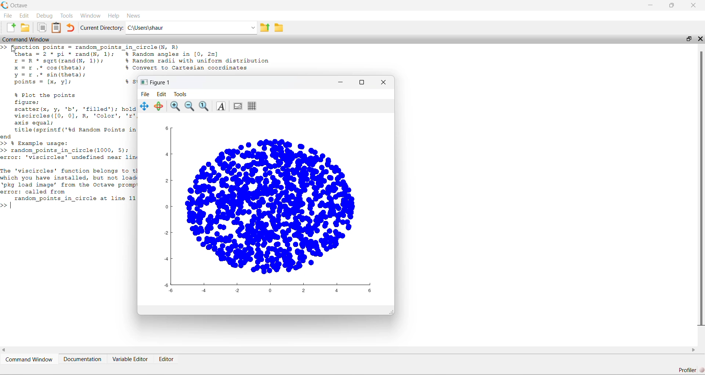 Image resolution: width=705 pixels, height=375 pixels. What do you see at coordinates (694, 5) in the screenshot?
I see `close` at bounding box center [694, 5].